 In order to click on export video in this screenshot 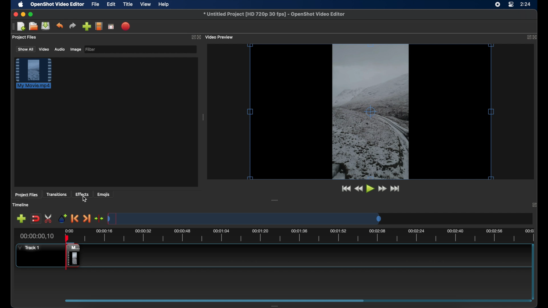, I will do `click(126, 26)`.